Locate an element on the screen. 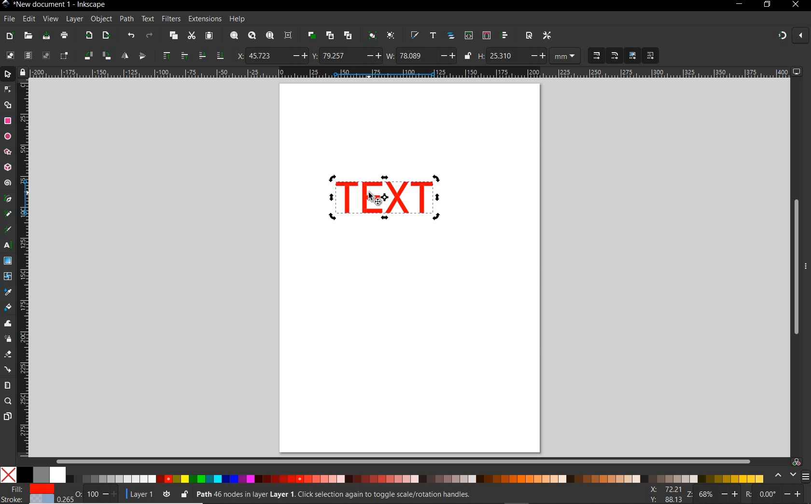  HELP is located at coordinates (237, 20).